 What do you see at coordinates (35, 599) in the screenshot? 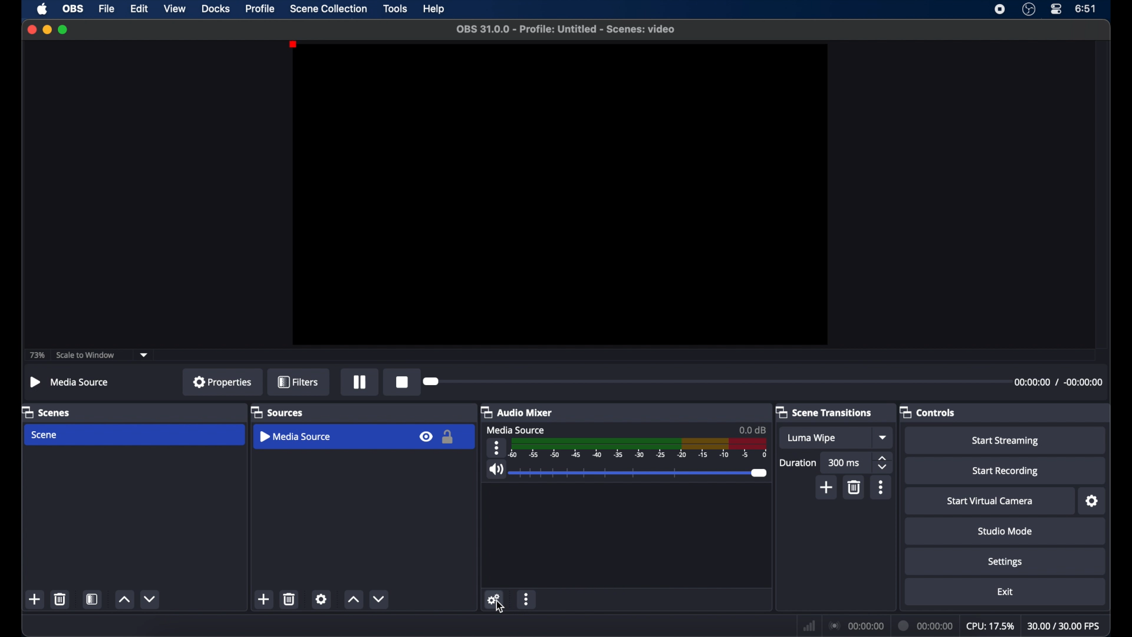
I see `add` at bounding box center [35, 599].